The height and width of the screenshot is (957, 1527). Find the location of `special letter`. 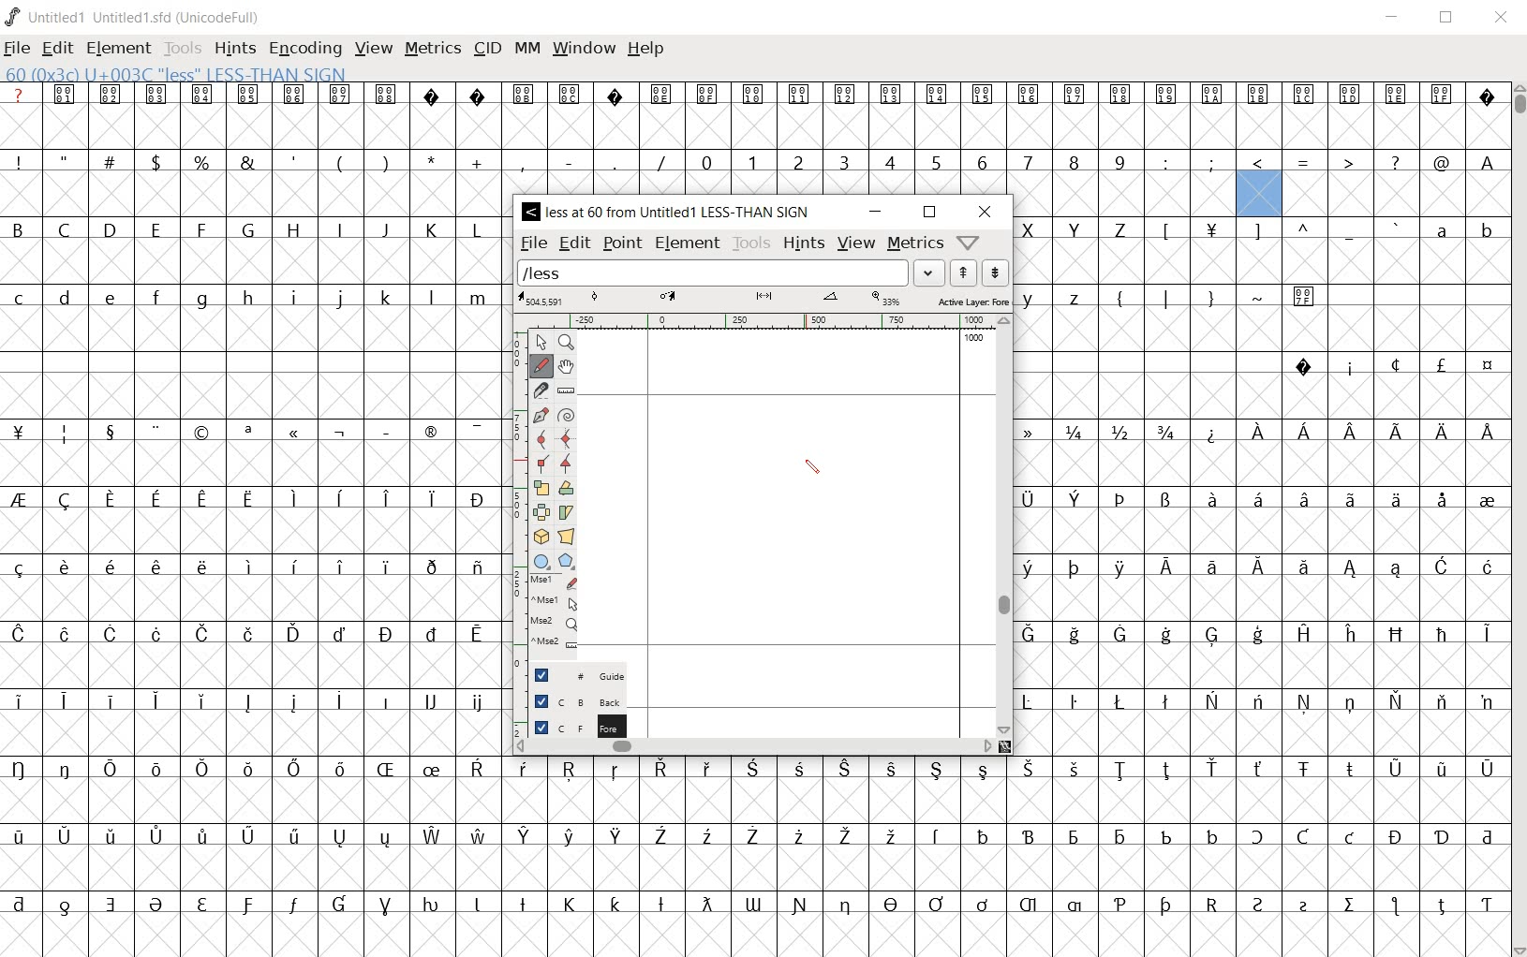

special letter is located at coordinates (1261, 699).